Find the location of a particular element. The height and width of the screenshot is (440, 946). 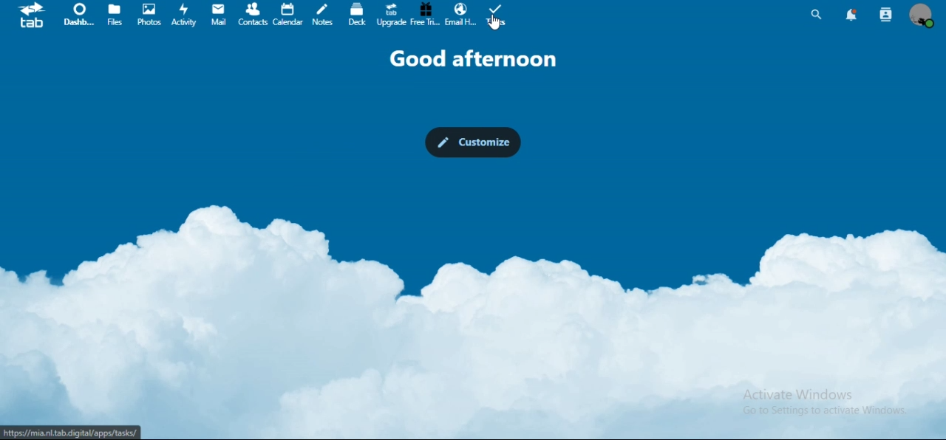

icon is located at coordinates (36, 16).